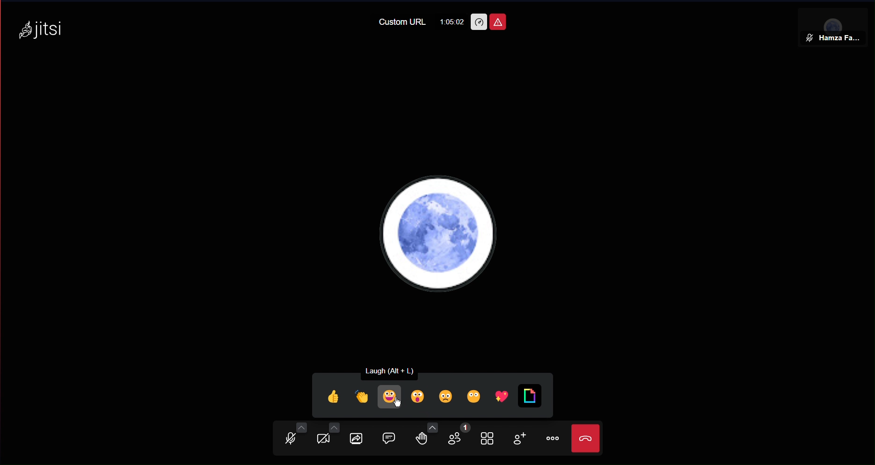 Image resolution: width=875 pixels, height=465 pixels. I want to click on End Call, so click(588, 439).